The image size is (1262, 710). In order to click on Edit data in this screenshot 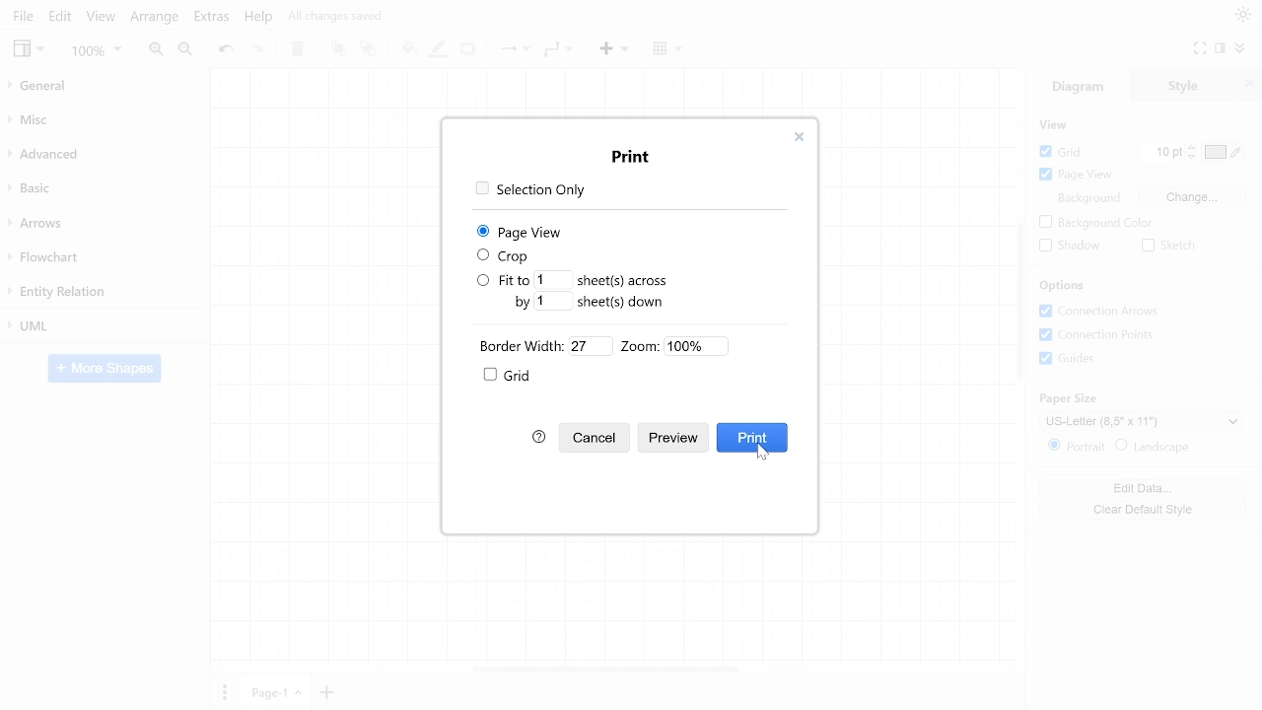, I will do `click(1151, 487)`.